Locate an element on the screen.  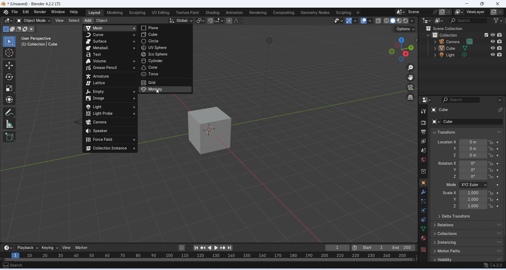
browse scene is located at coordinates (401, 12).